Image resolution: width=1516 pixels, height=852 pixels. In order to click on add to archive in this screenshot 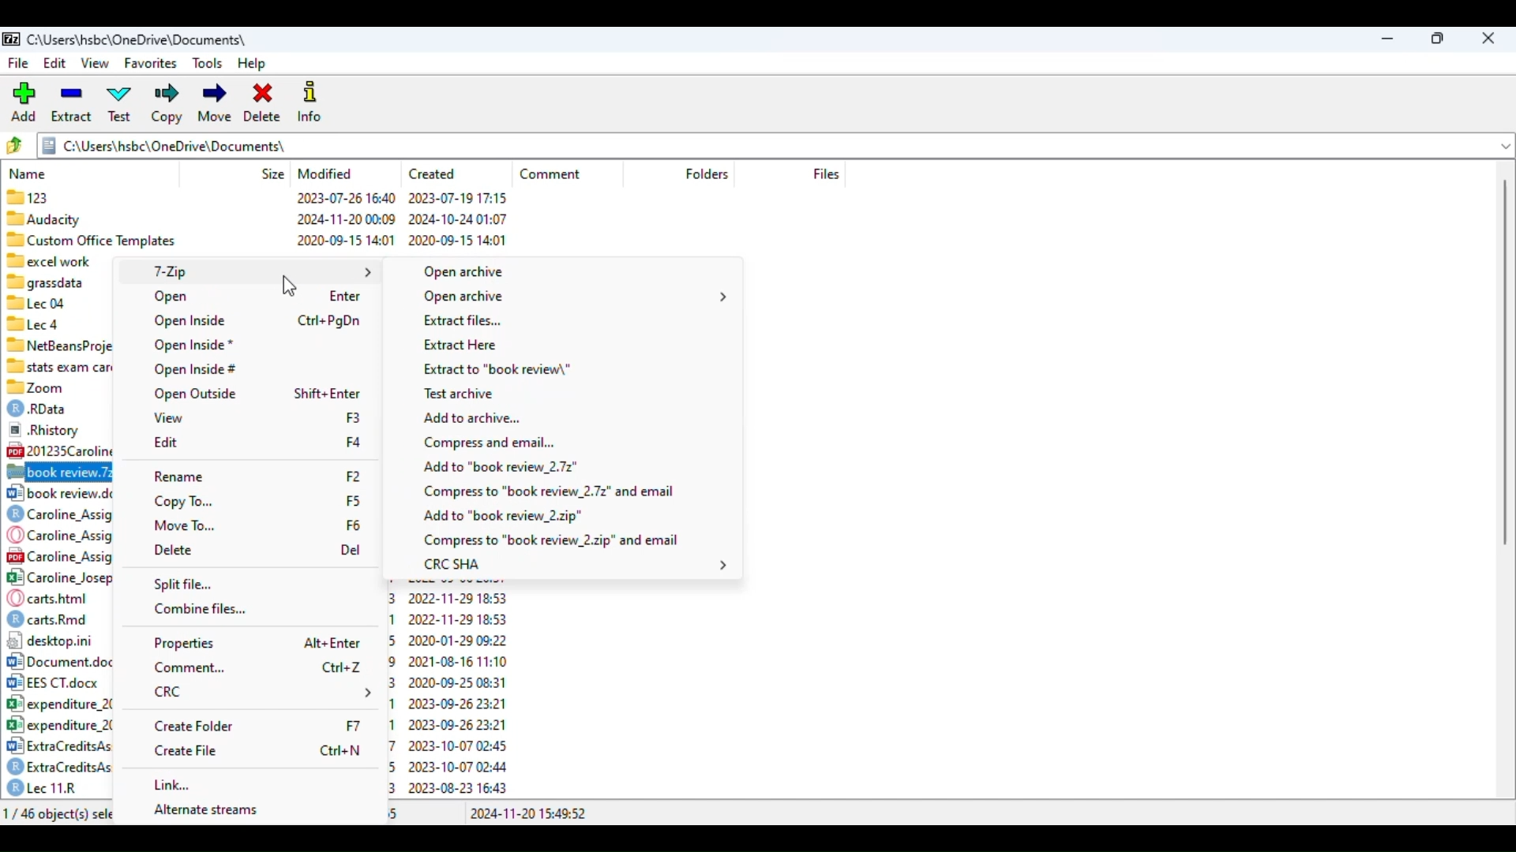, I will do `click(473, 419)`.